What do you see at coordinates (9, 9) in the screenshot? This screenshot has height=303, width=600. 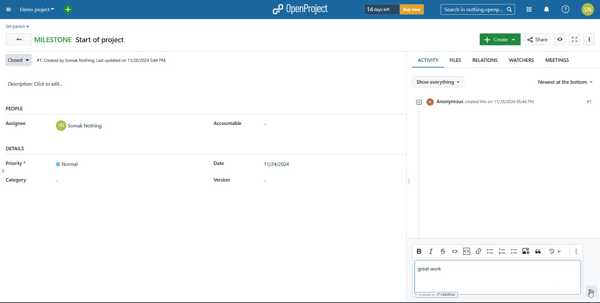 I see `open sidebar menu` at bounding box center [9, 9].